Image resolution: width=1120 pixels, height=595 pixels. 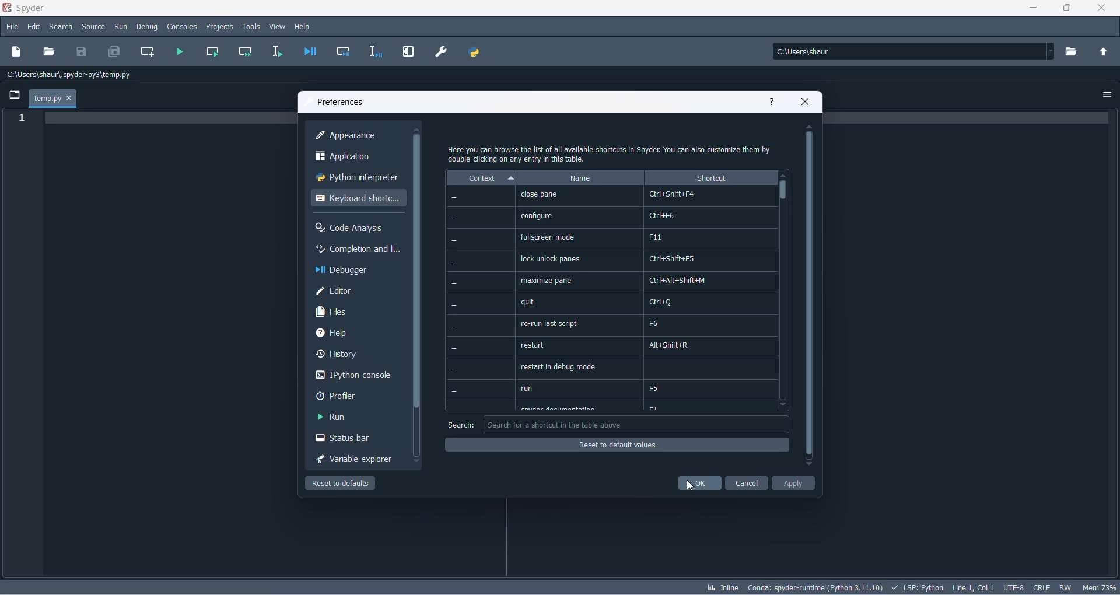 What do you see at coordinates (149, 52) in the screenshot?
I see `create new cell` at bounding box center [149, 52].